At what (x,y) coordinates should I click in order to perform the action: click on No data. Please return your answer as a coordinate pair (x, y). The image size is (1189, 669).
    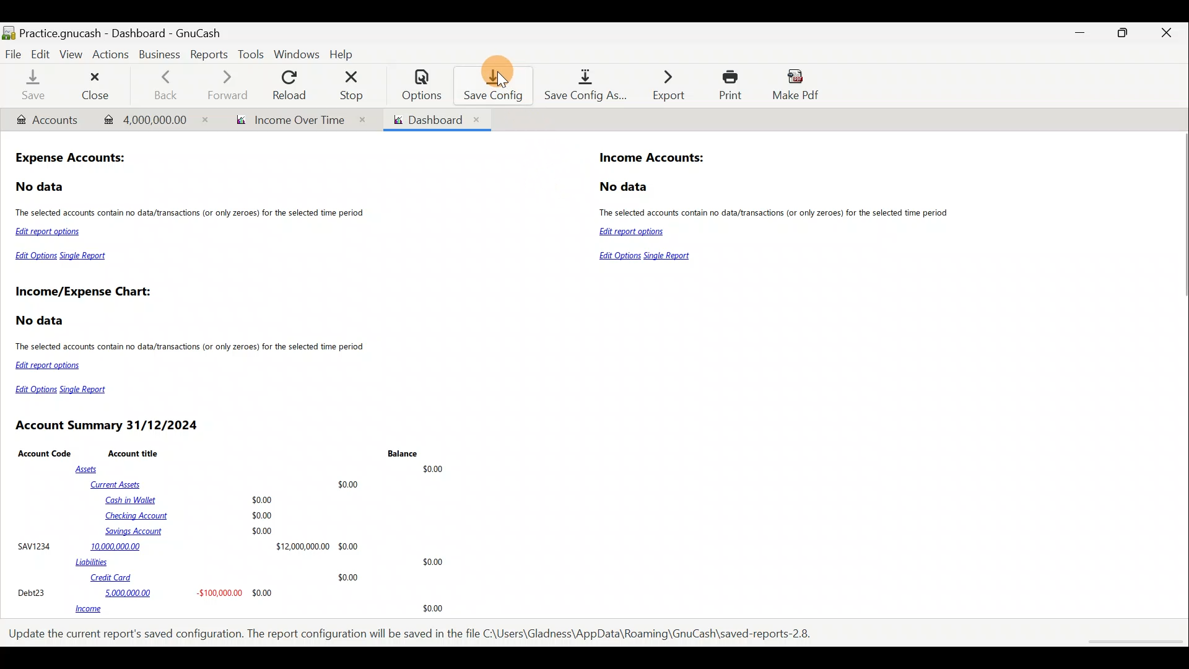
    Looking at the image, I should click on (41, 321).